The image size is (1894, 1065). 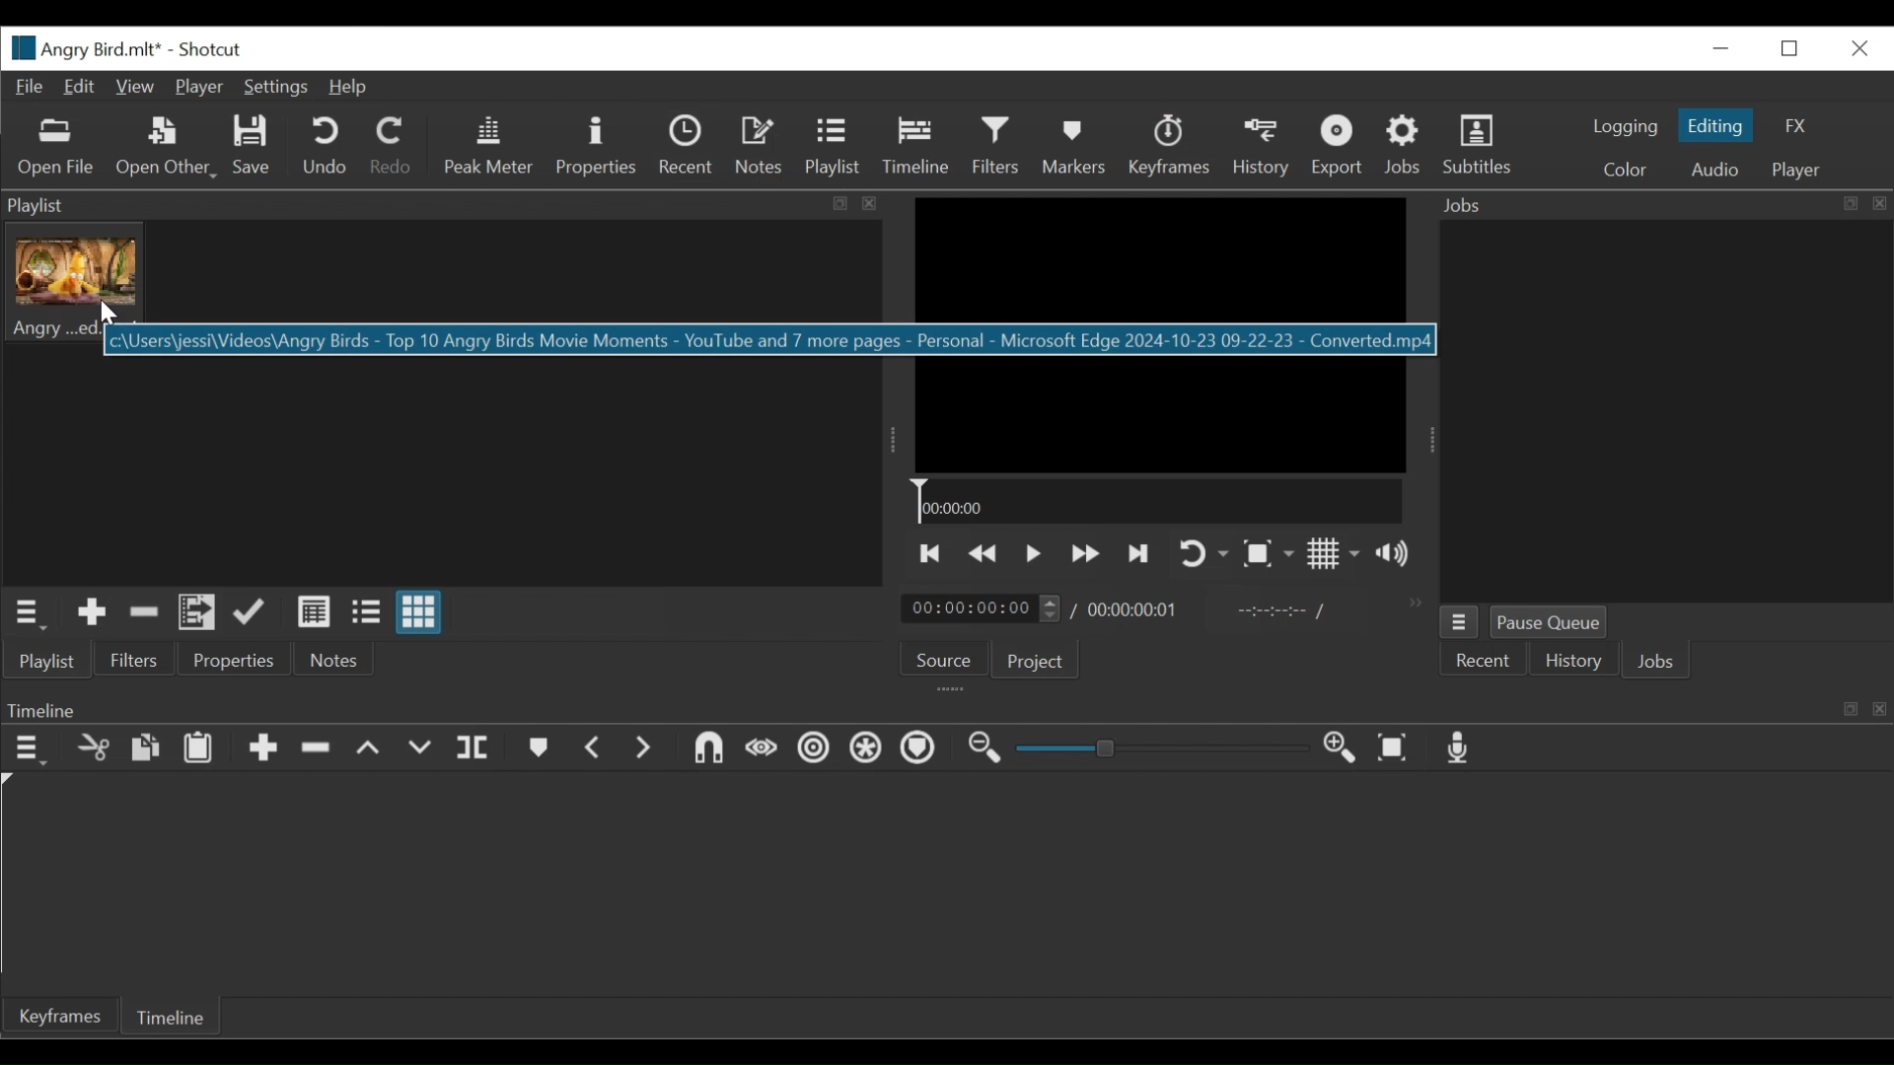 What do you see at coordinates (529, 340) in the screenshot?
I see `File Information` at bounding box center [529, 340].